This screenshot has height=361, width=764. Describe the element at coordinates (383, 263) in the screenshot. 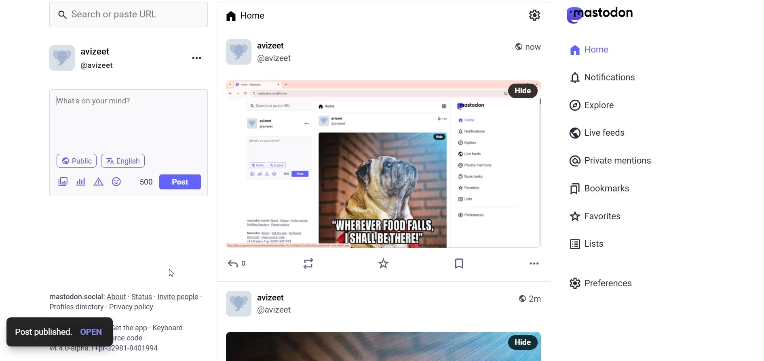

I see `Favorite` at that location.